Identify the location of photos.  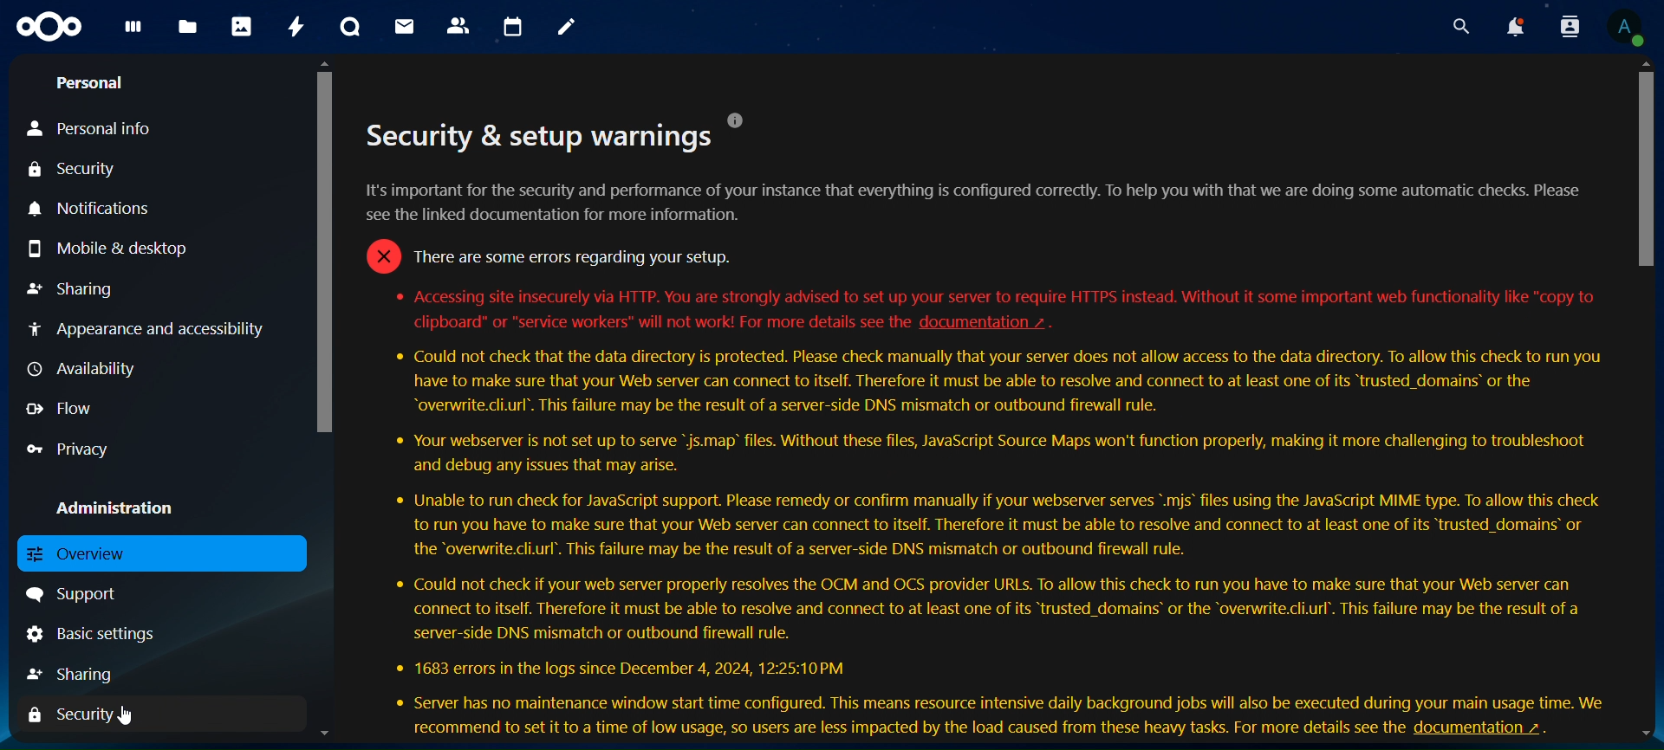
(241, 26).